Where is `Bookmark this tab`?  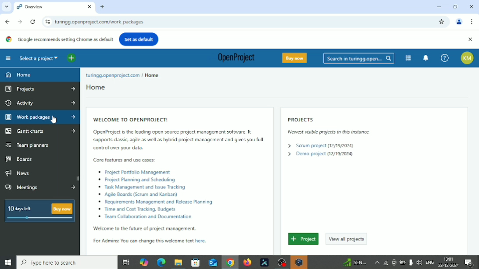 Bookmark this tab is located at coordinates (442, 22).